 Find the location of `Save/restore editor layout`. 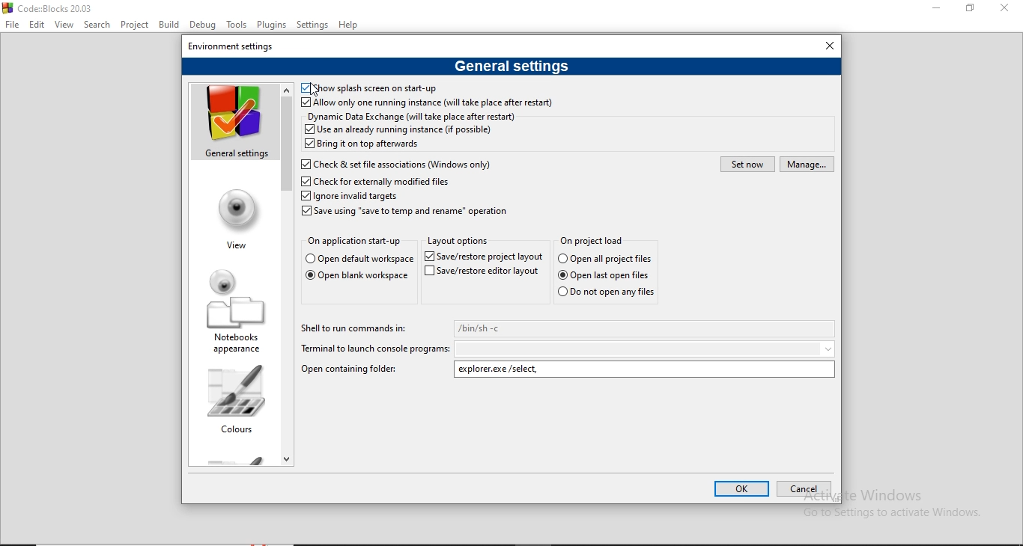

Save/restore editor layout is located at coordinates (482, 272).